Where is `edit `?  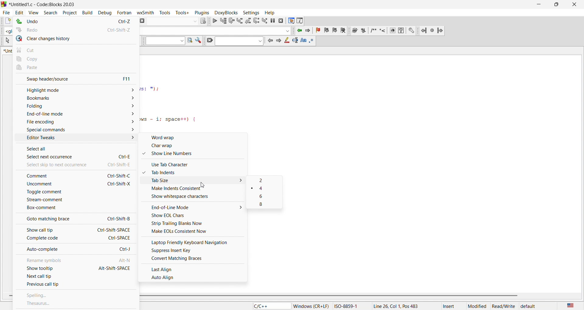 edit  is located at coordinates (21, 11).